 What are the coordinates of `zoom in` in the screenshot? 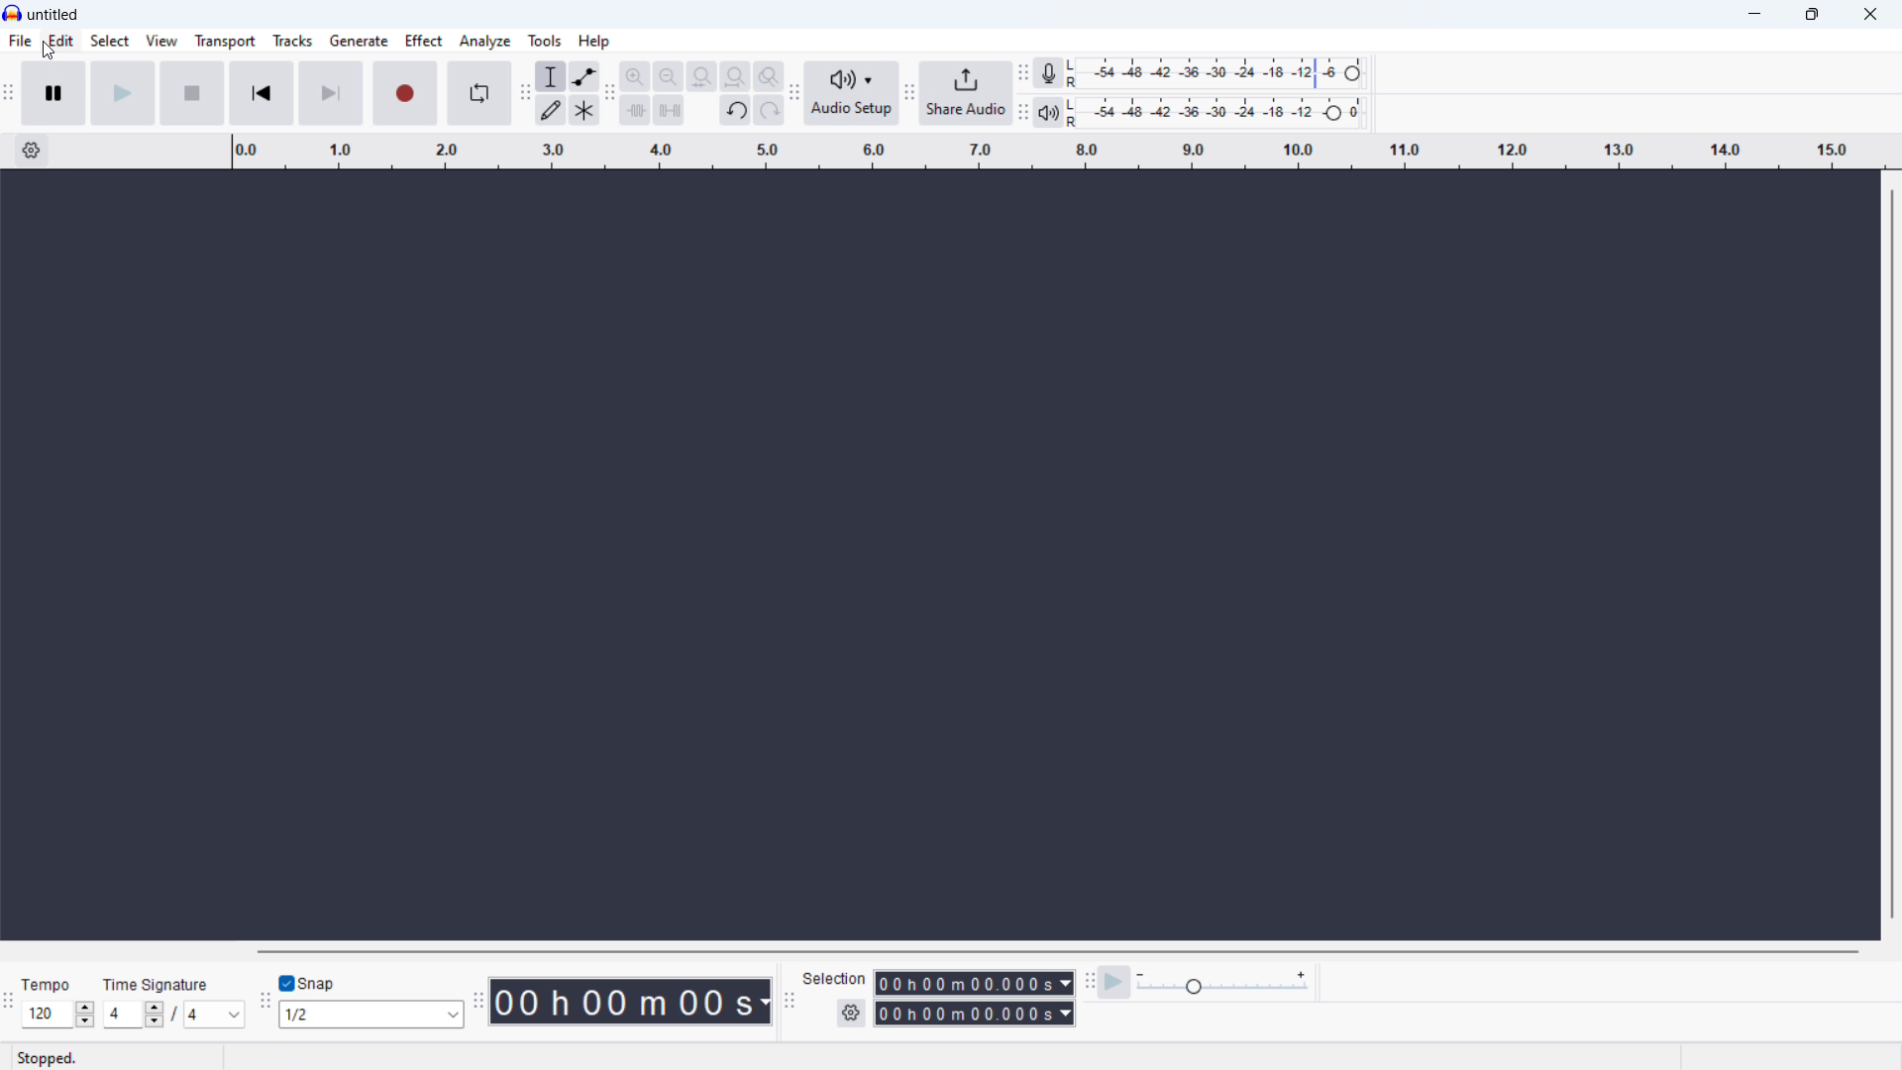 It's located at (634, 76).